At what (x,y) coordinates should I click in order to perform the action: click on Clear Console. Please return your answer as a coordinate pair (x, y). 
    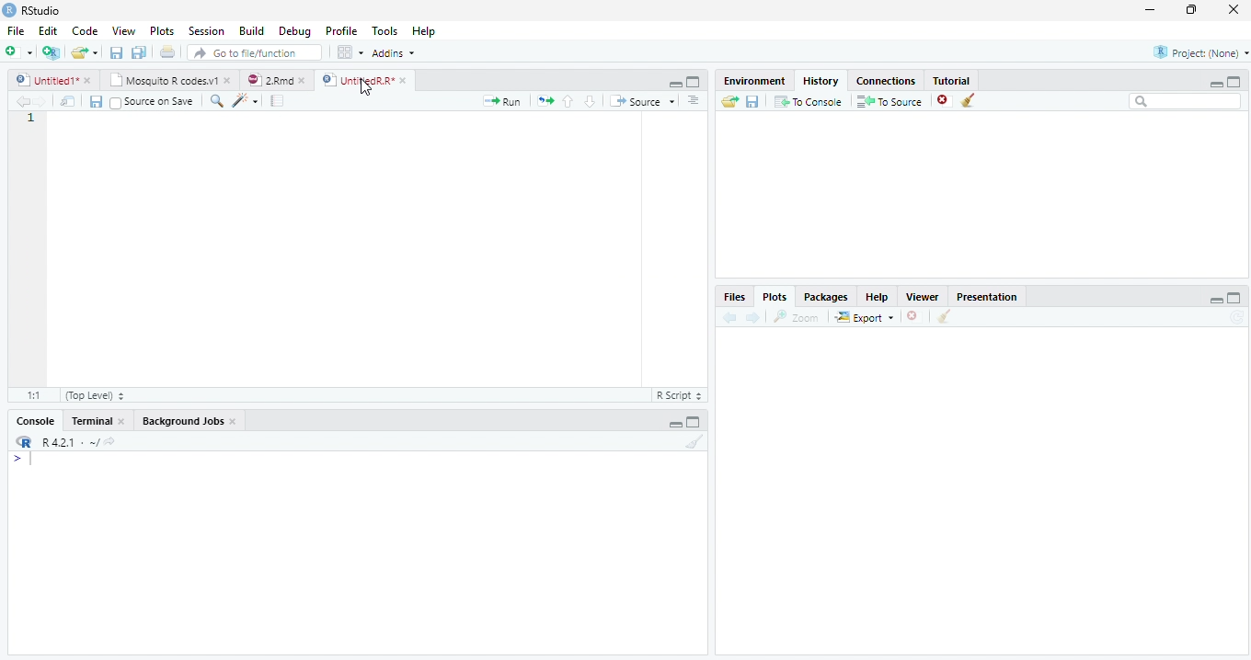
    Looking at the image, I should click on (968, 99).